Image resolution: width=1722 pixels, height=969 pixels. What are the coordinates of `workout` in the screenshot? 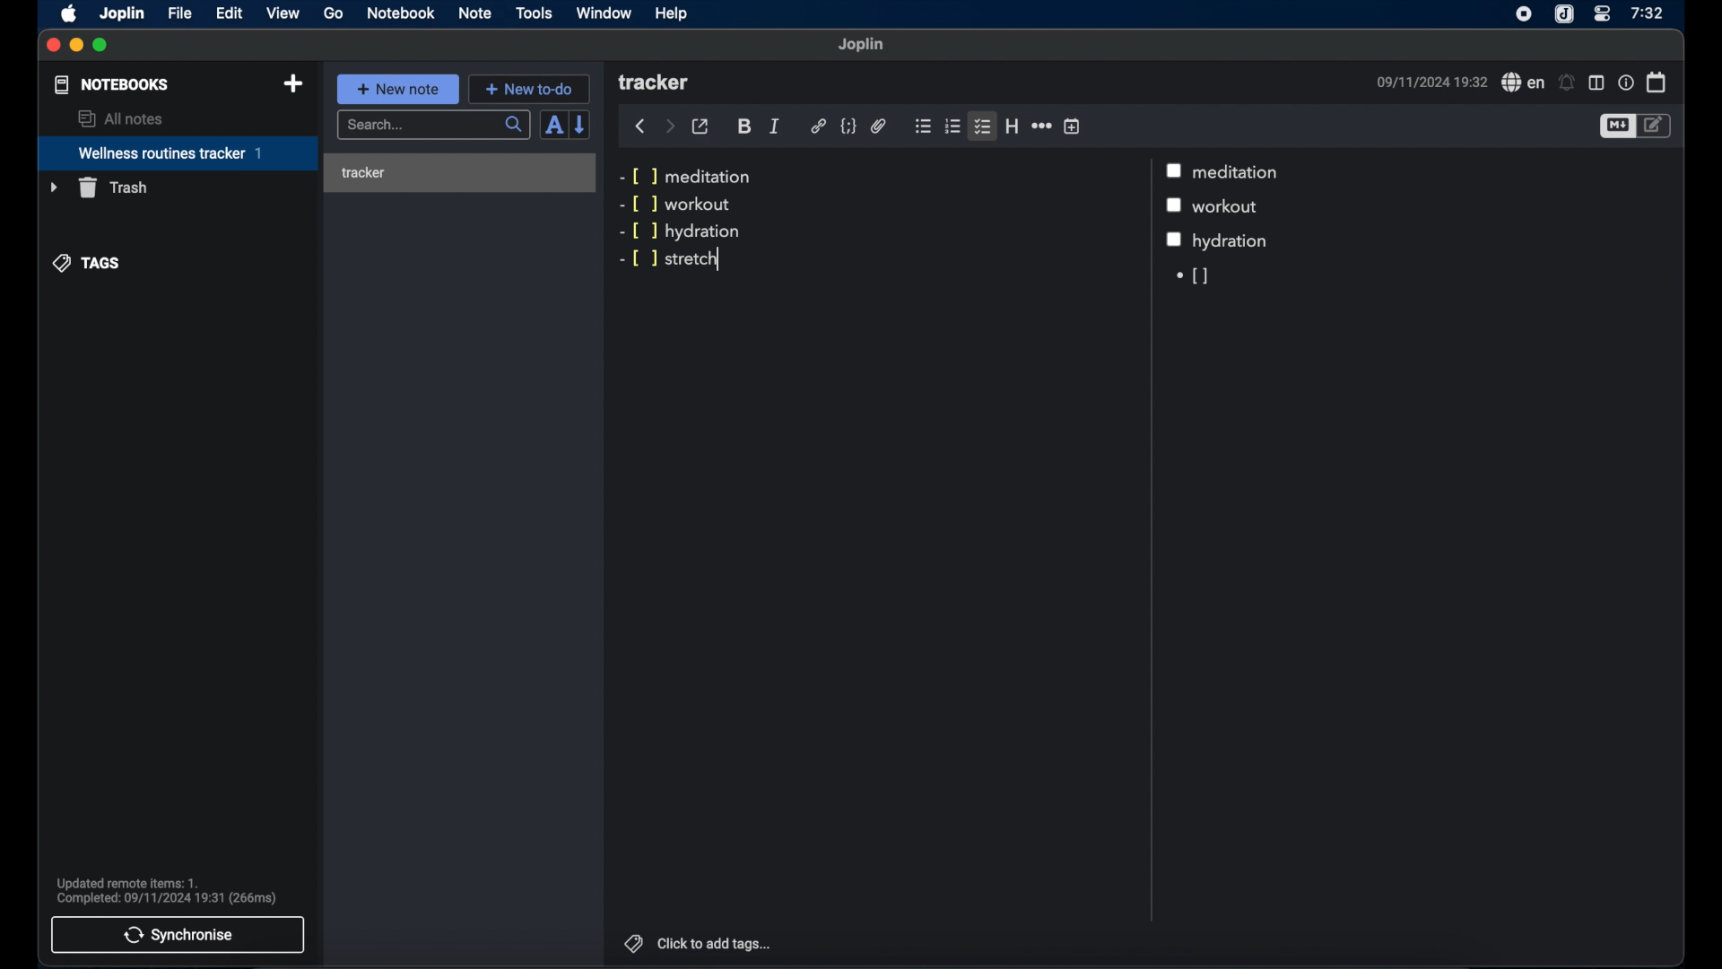 It's located at (1231, 207).